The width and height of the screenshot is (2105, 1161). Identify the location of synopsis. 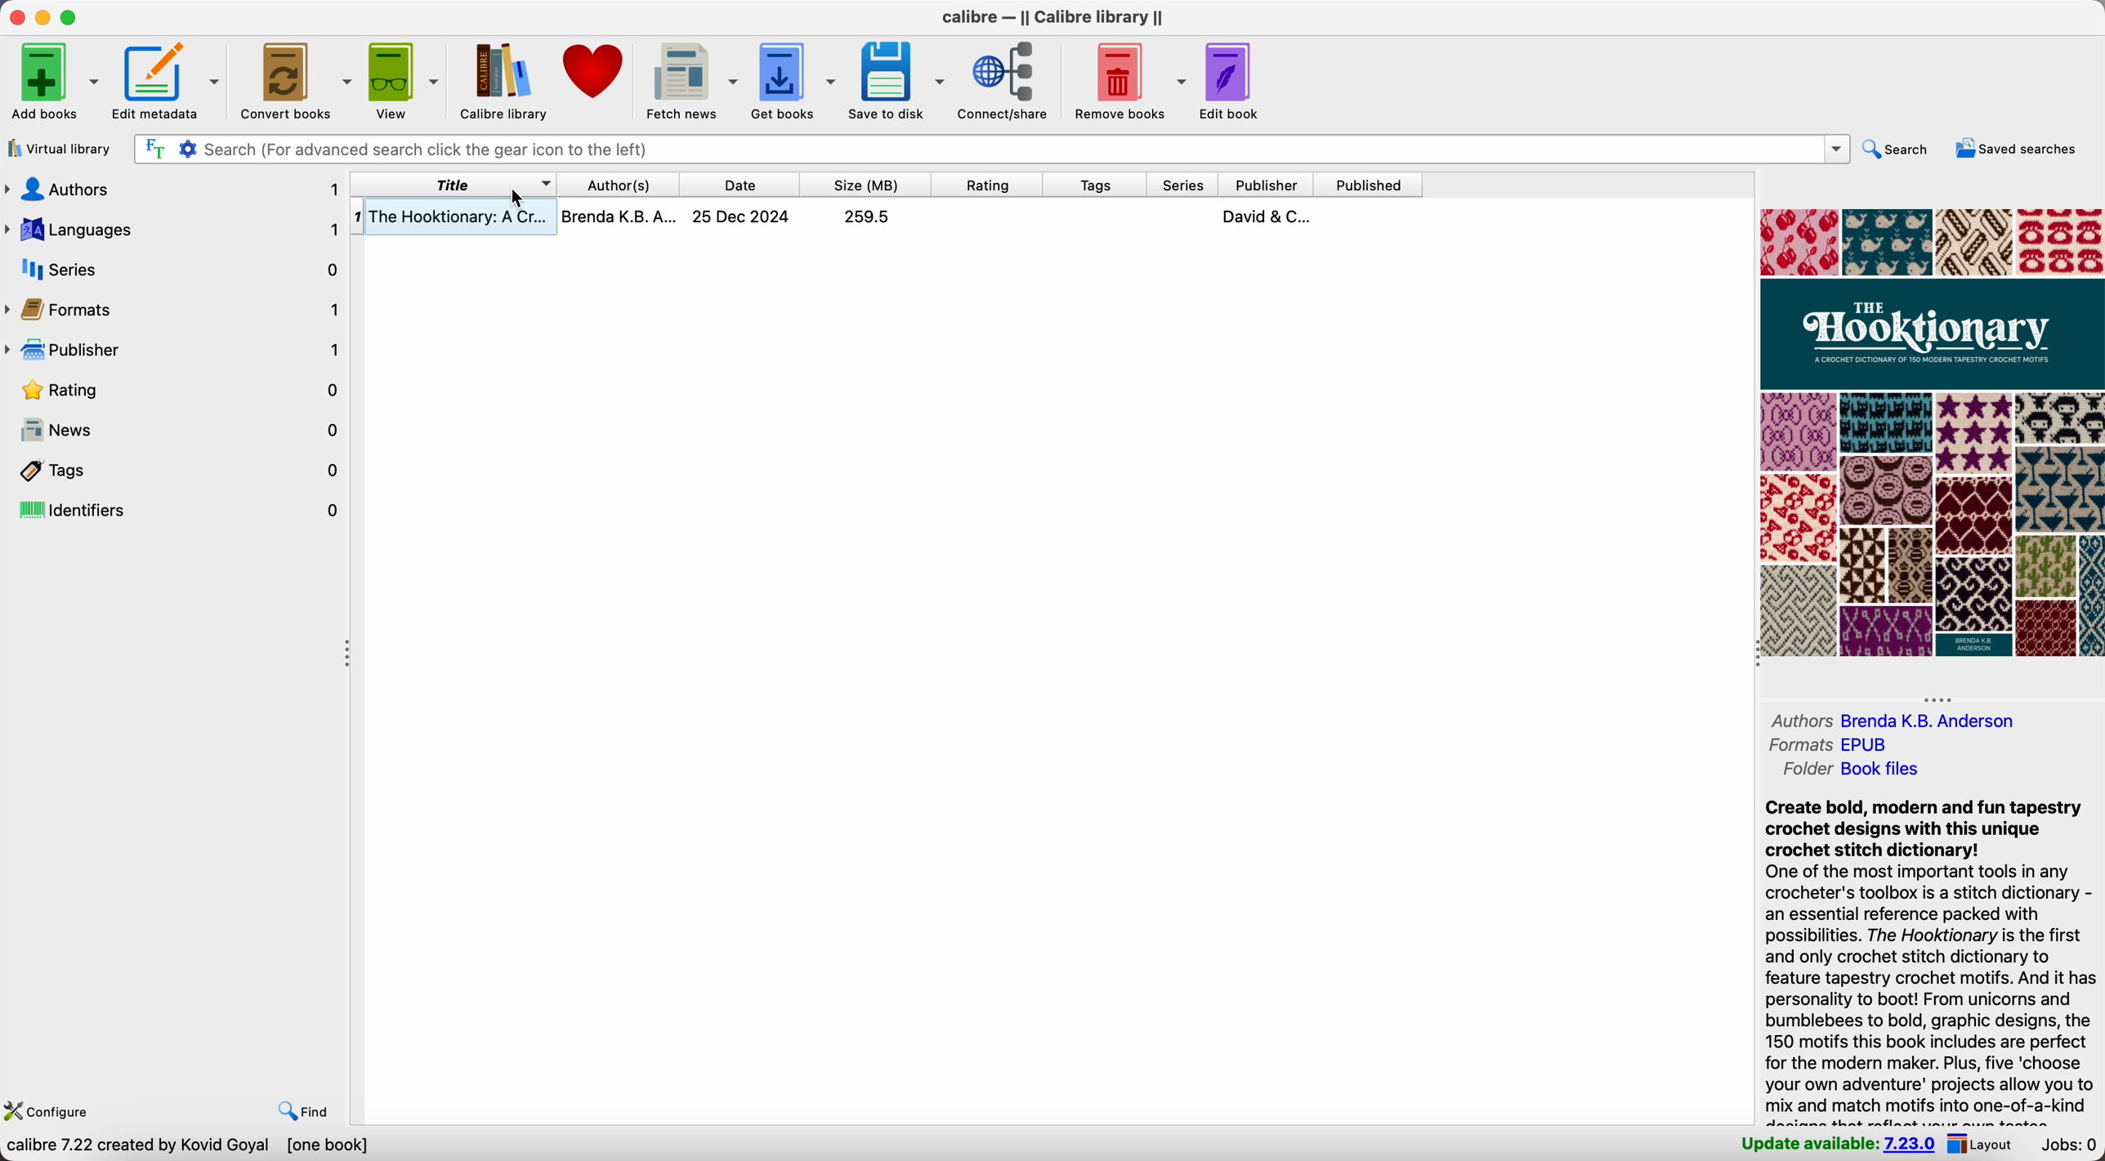
(1928, 958).